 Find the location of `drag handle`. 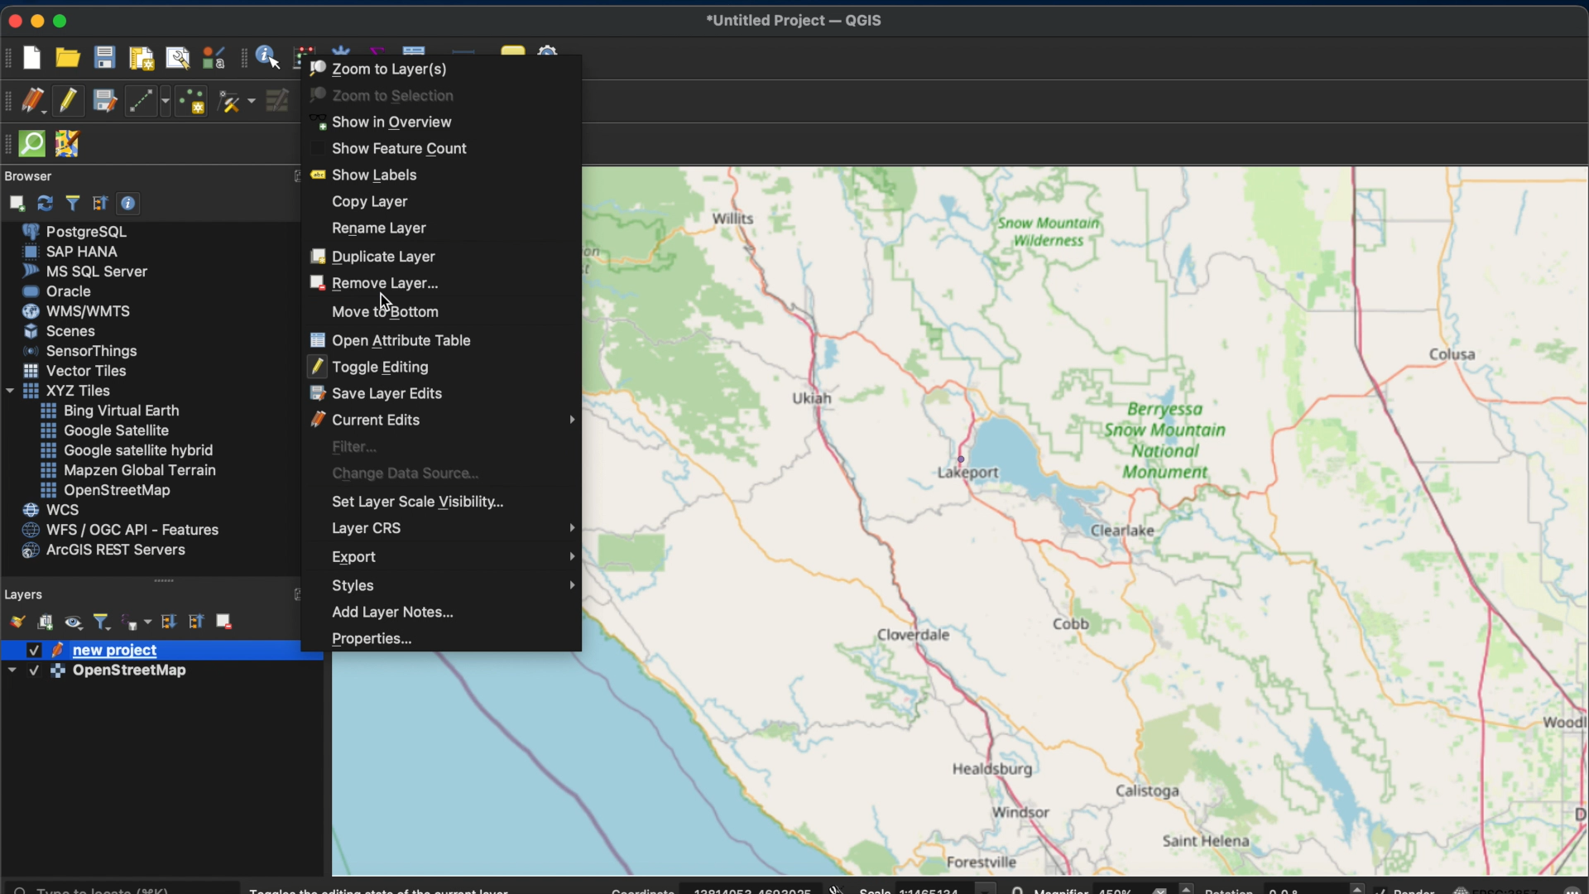

drag handle is located at coordinates (168, 582).